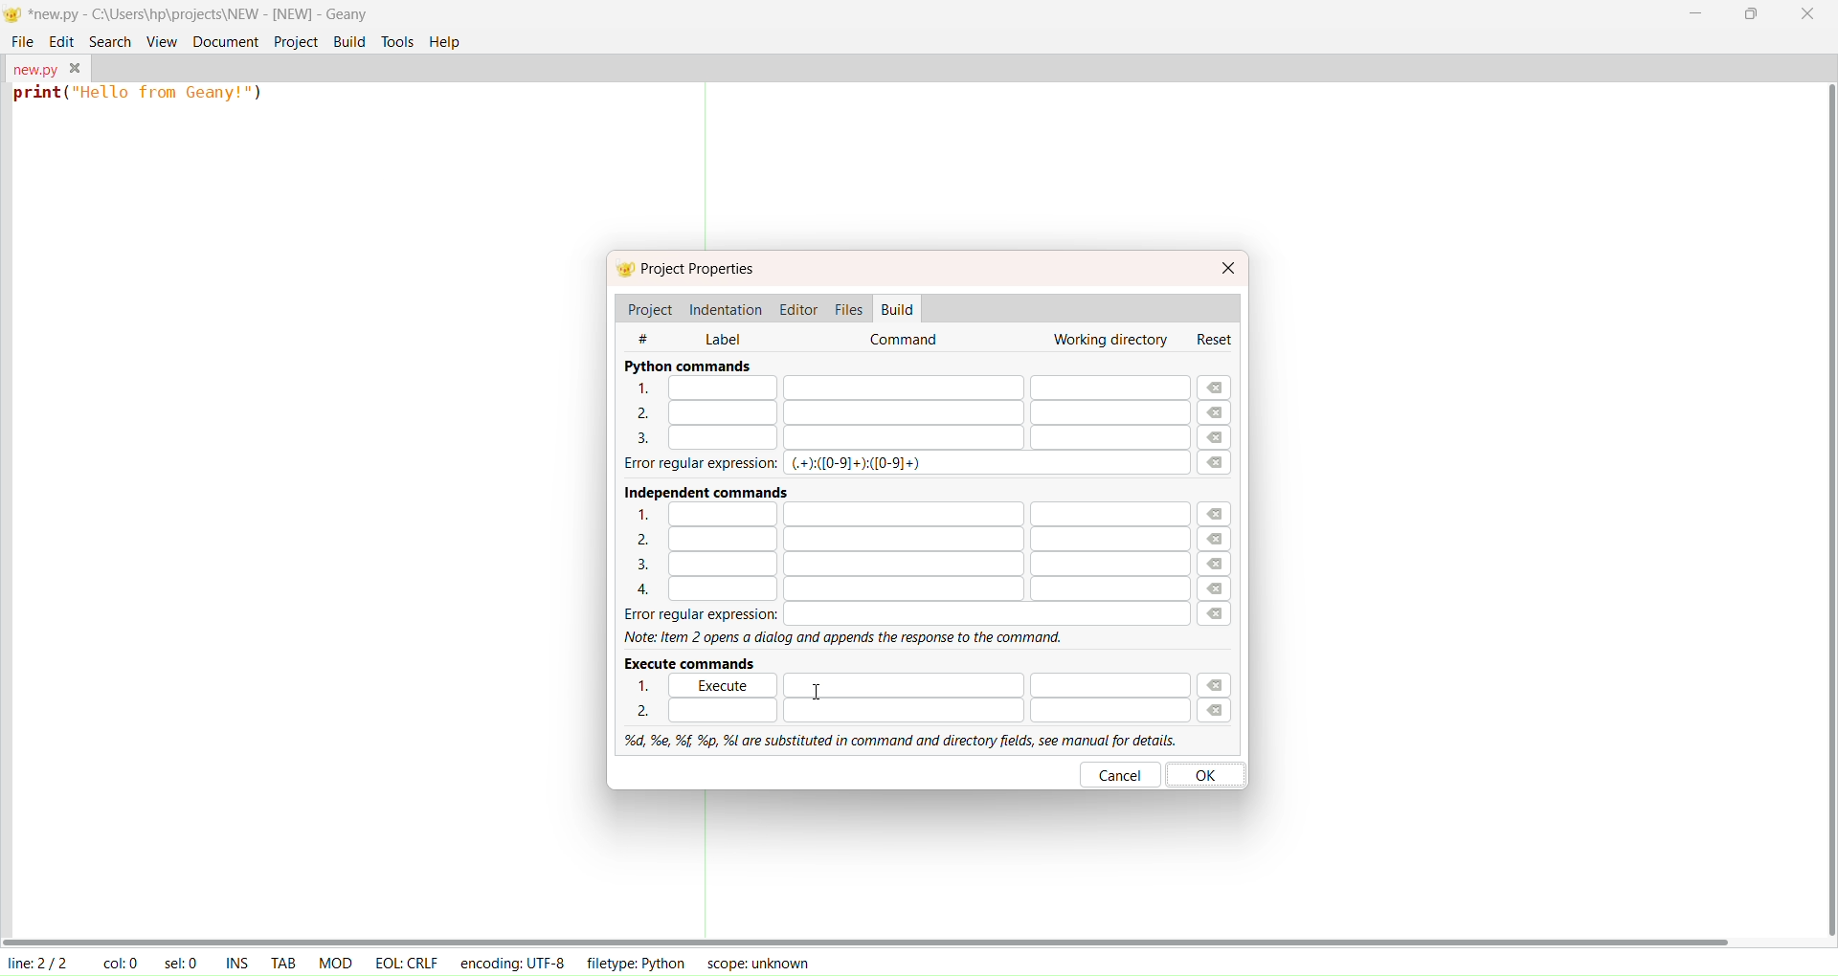 This screenshot has height=976, width=1838. What do you see at coordinates (335, 961) in the screenshot?
I see `MOD` at bounding box center [335, 961].